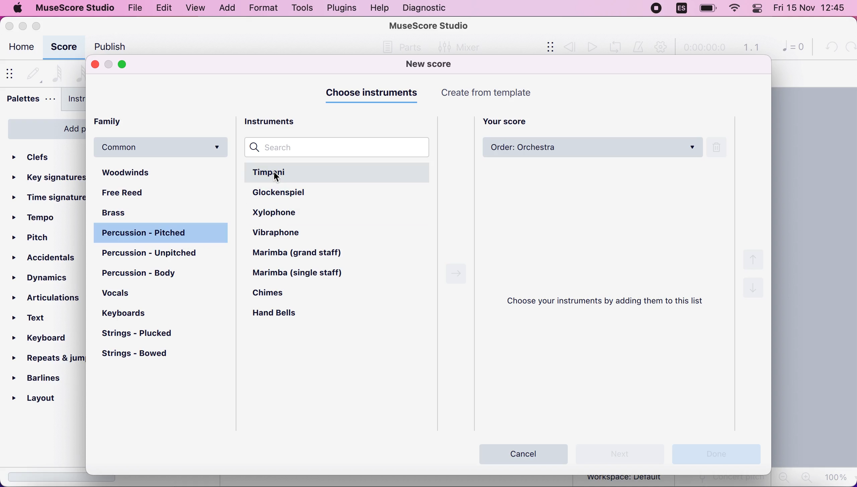 The height and width of the screenshot is (487, 857). I want to click on search, so click(339, 147).